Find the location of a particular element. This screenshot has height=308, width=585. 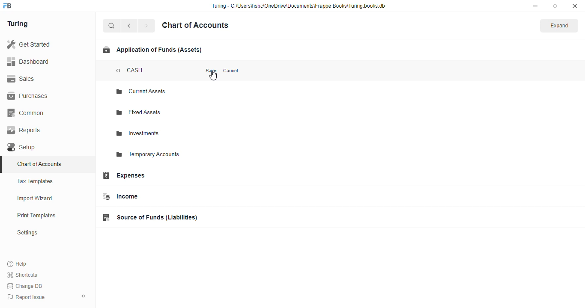

settings is located at coordinates (27, 232).